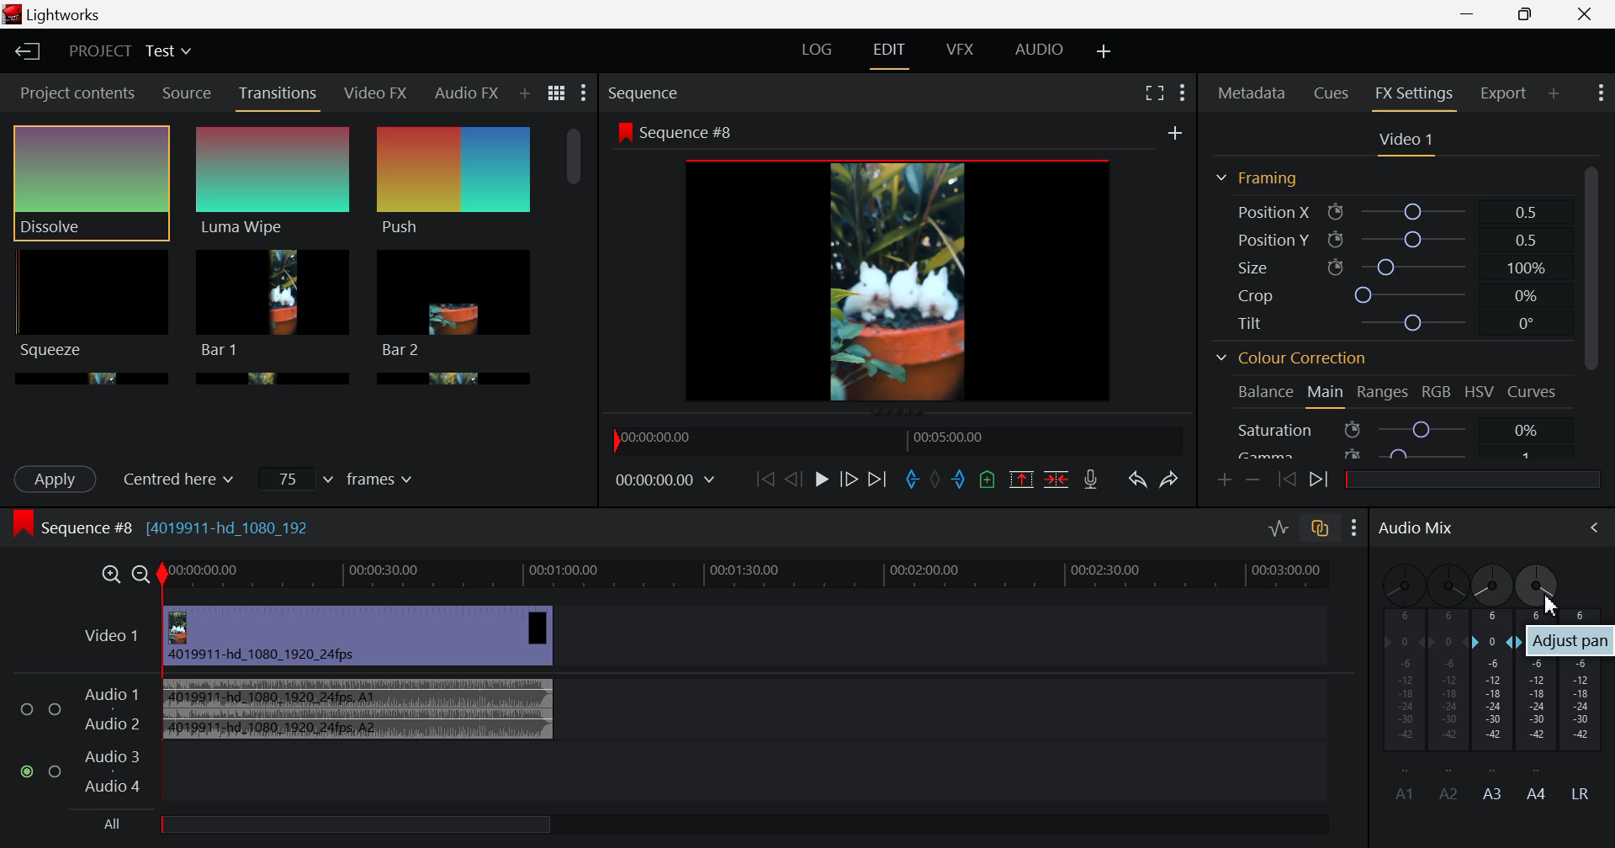  Describe the element at coordinates (454, 304) in the screenshot. I see `Bar 1` at that location.